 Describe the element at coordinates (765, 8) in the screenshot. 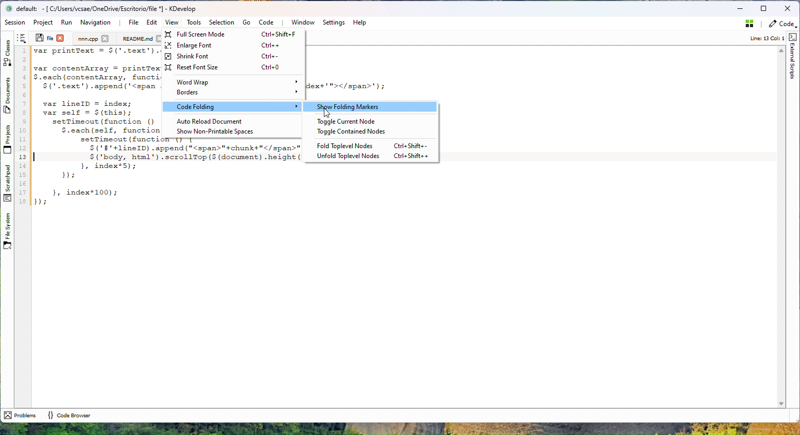

I see `Box` at that location.